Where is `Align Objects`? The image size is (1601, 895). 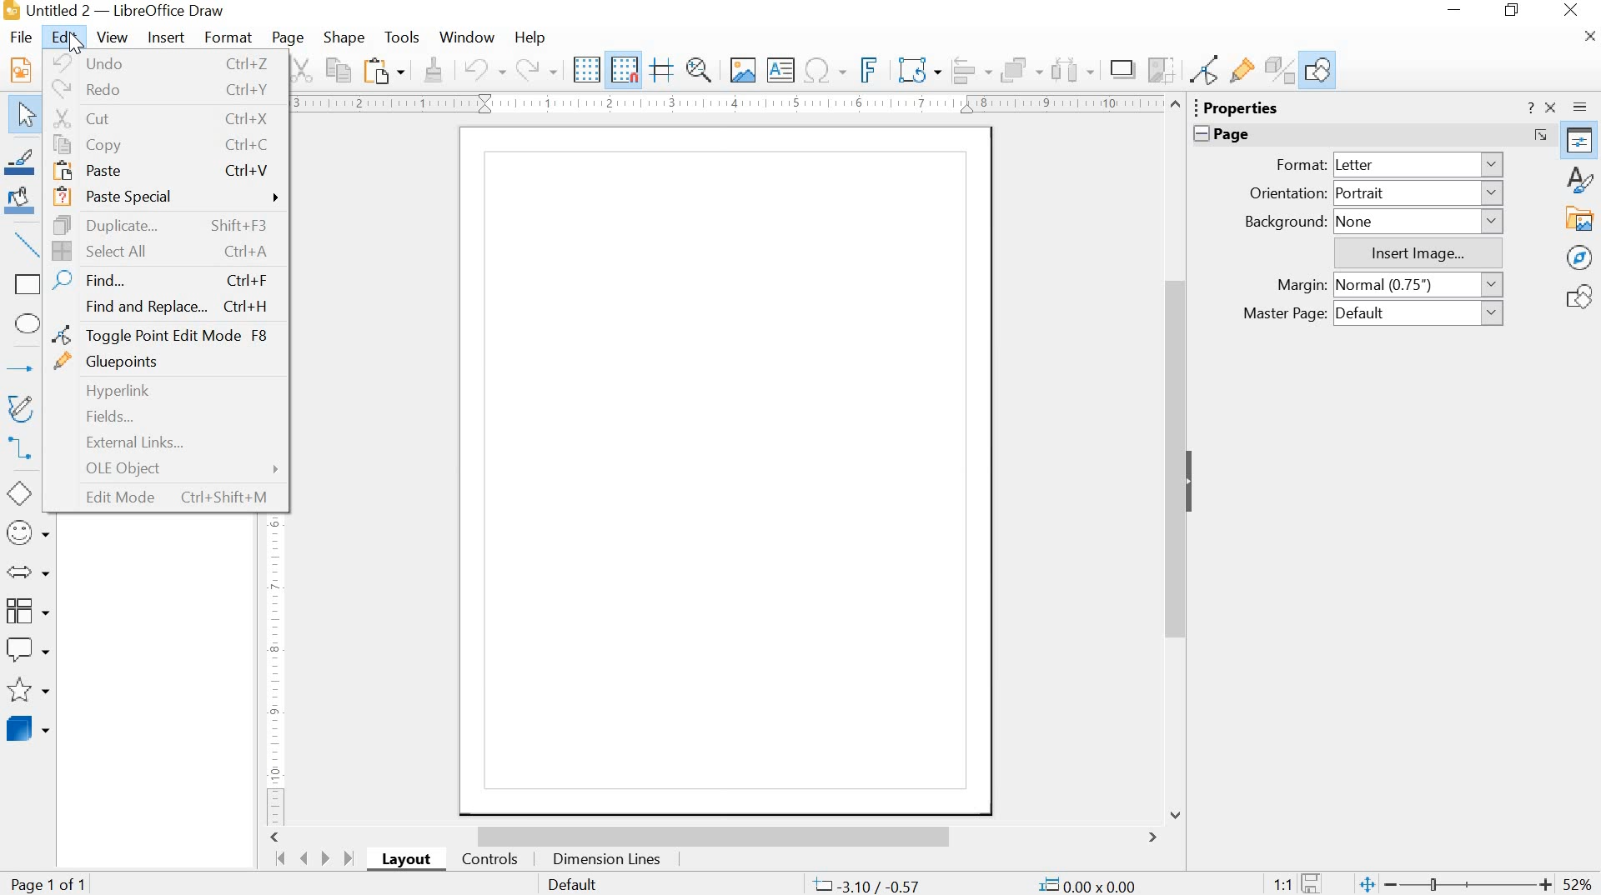
Align Objects is located at coordinates (971, 72).